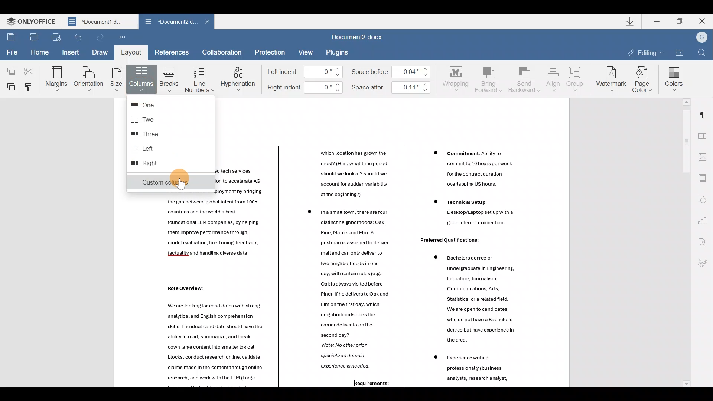 This screenshot has height=401, width=713. What do you see at coordinates (701, 38) in the screenshot?
I see `Account name` at bounding box center [701, 38].